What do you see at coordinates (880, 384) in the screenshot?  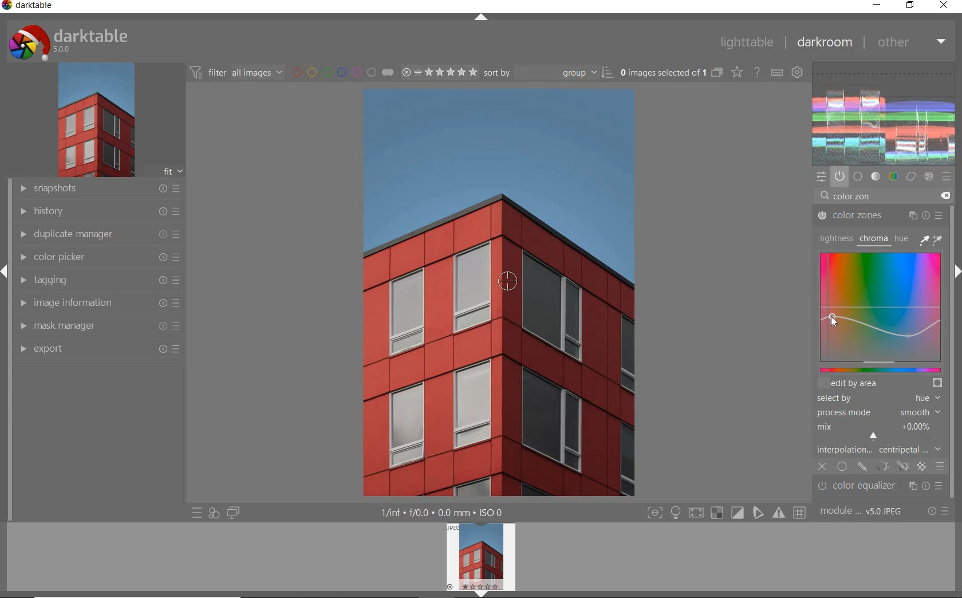 I see `EDIT BY AREA` at bounding box center [880, 384].